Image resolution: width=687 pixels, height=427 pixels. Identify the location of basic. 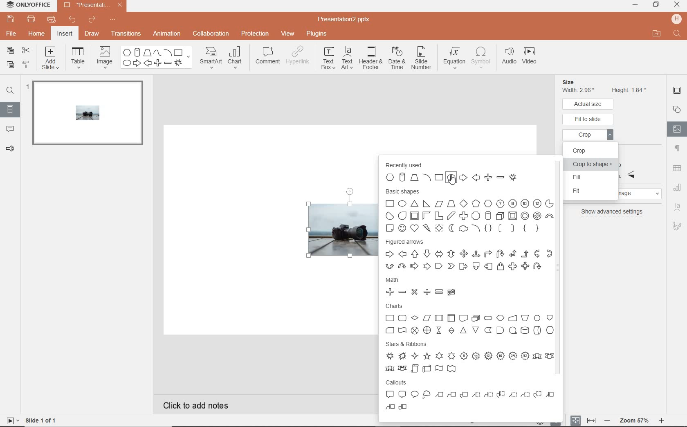
(469, 210).